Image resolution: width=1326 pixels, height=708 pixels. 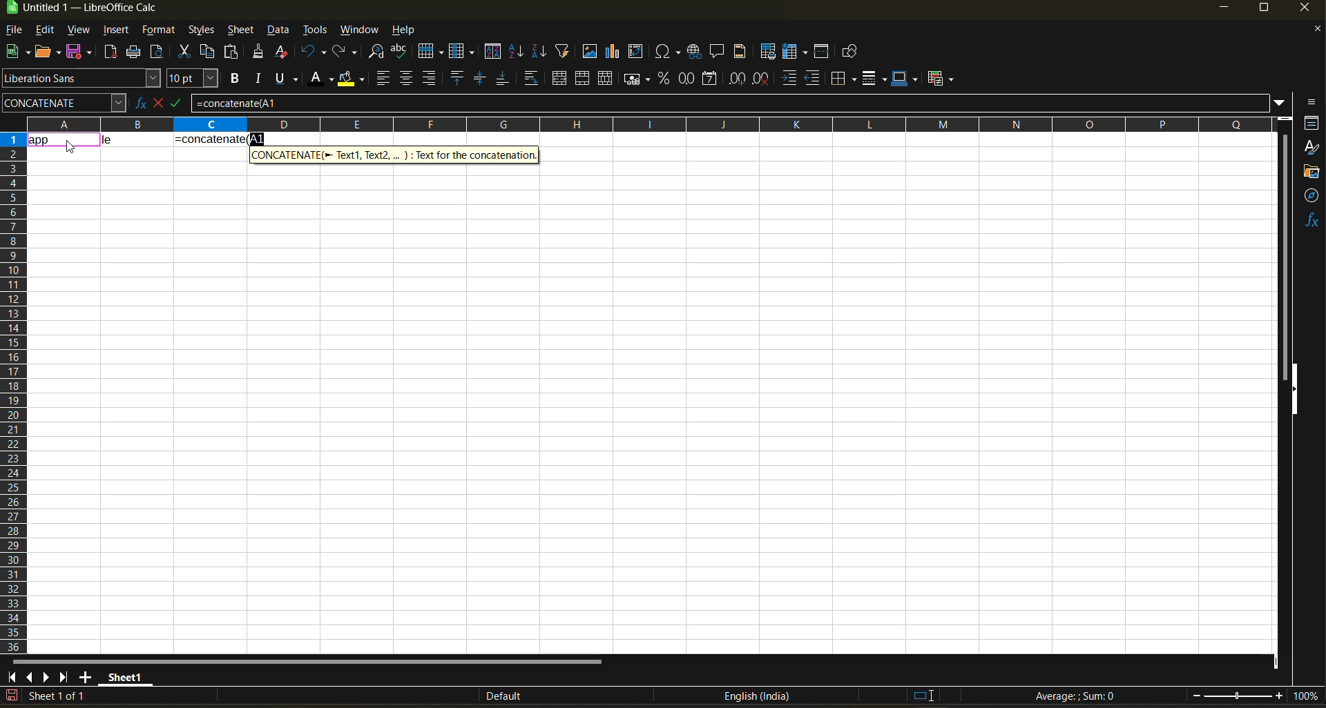 What do you see at coordinates (233, 79) in the screenshot?
I see `bold` at bounding box center [233, 79].